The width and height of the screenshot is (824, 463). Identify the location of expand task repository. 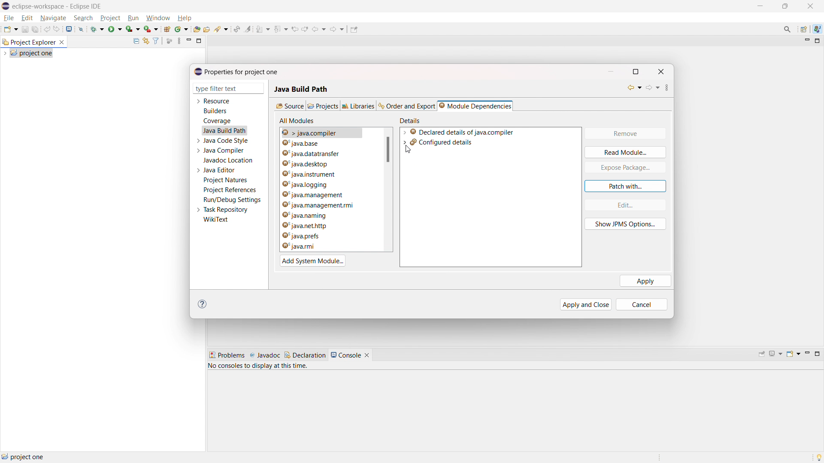
(197, 210).